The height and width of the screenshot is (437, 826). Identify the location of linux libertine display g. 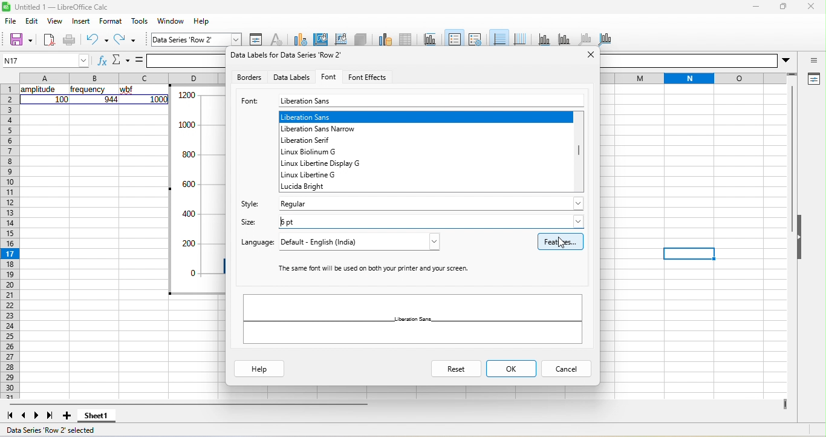
(322, 163).